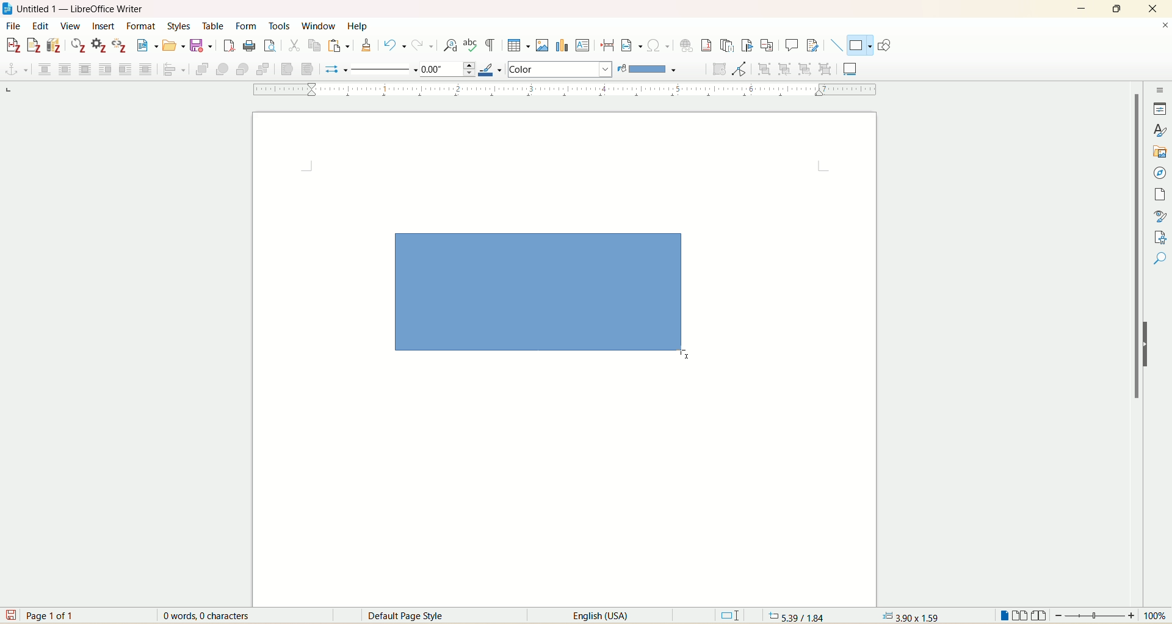 This screenshot has height=624, width=1172. I want to click on sidebar settings, so click(1160, 89).